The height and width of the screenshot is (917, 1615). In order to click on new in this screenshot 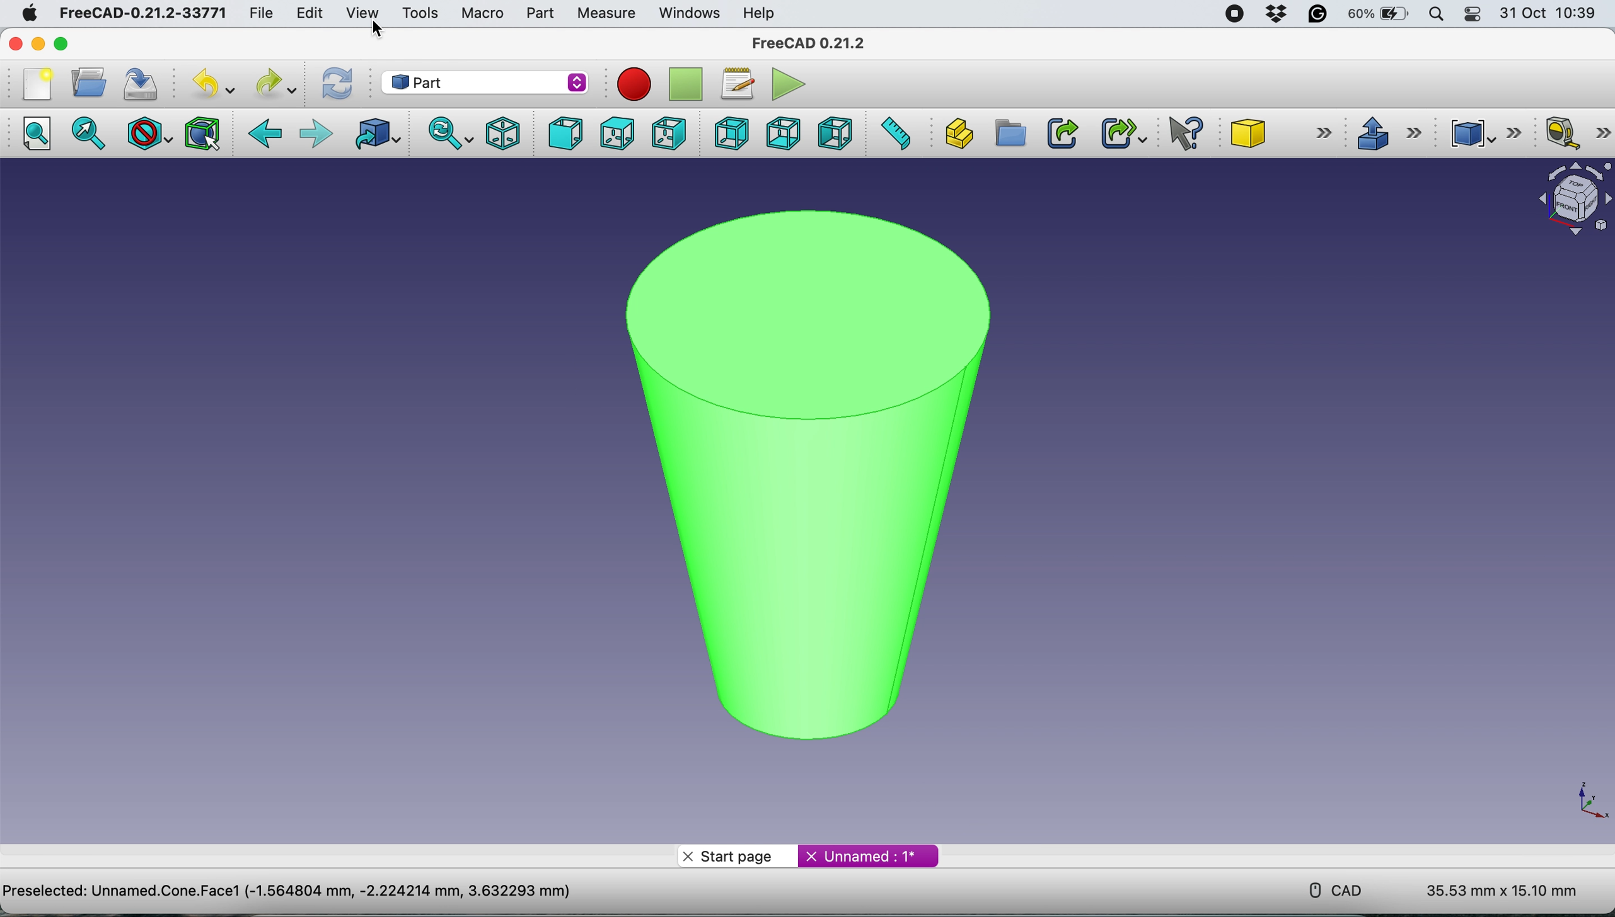, I will do `click(33, 83)`.